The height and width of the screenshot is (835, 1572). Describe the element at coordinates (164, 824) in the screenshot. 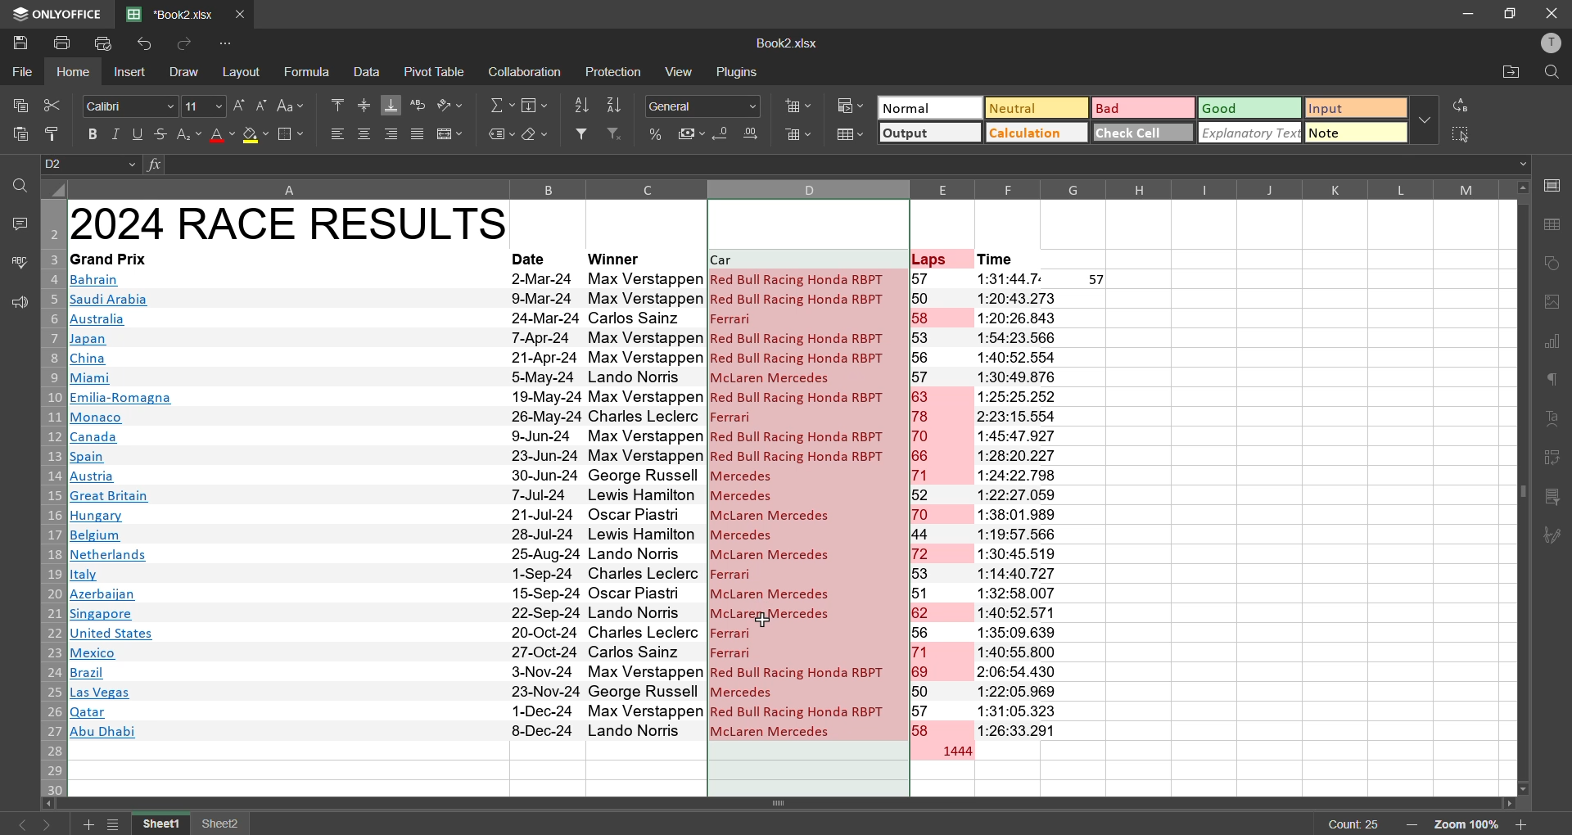

I see `sheet  name` at that location.